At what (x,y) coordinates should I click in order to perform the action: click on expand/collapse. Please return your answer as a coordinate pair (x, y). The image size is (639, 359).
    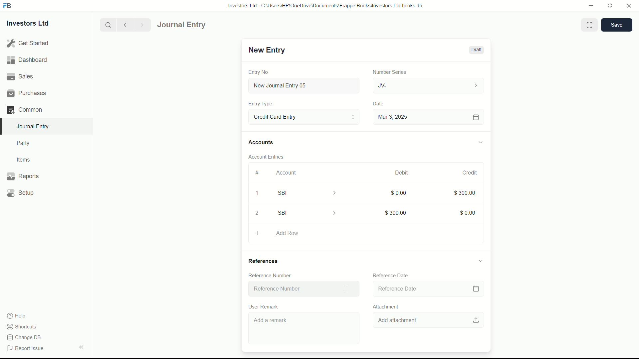
    Looking at the image, I should click on (480, 141).